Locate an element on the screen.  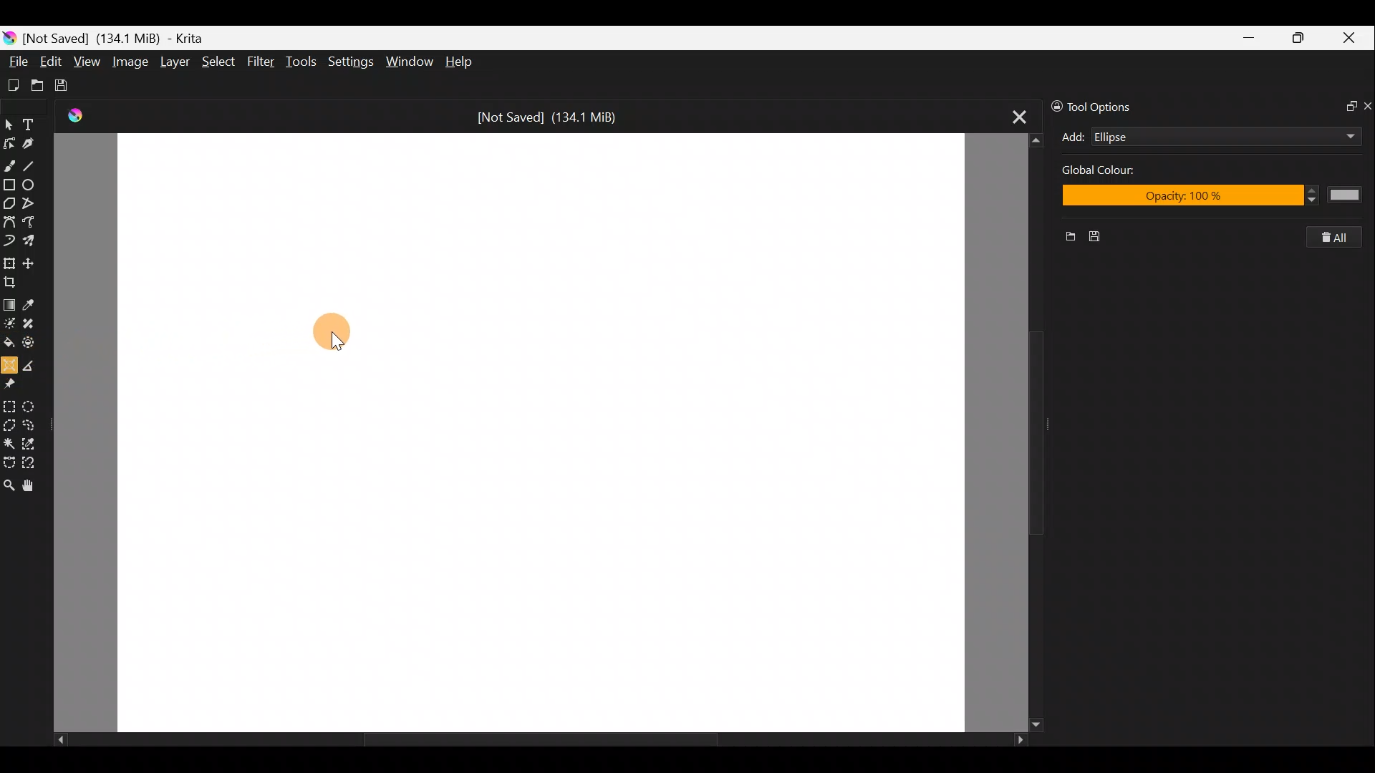
Tools is located at coordinates (304, 64).